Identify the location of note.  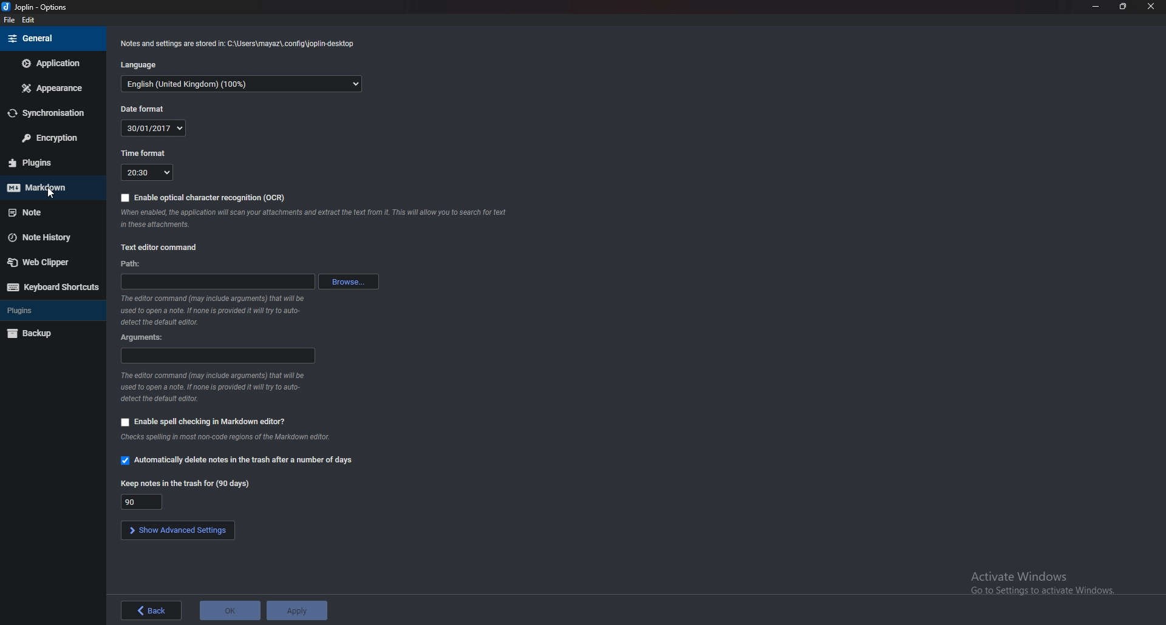
(52, 211).